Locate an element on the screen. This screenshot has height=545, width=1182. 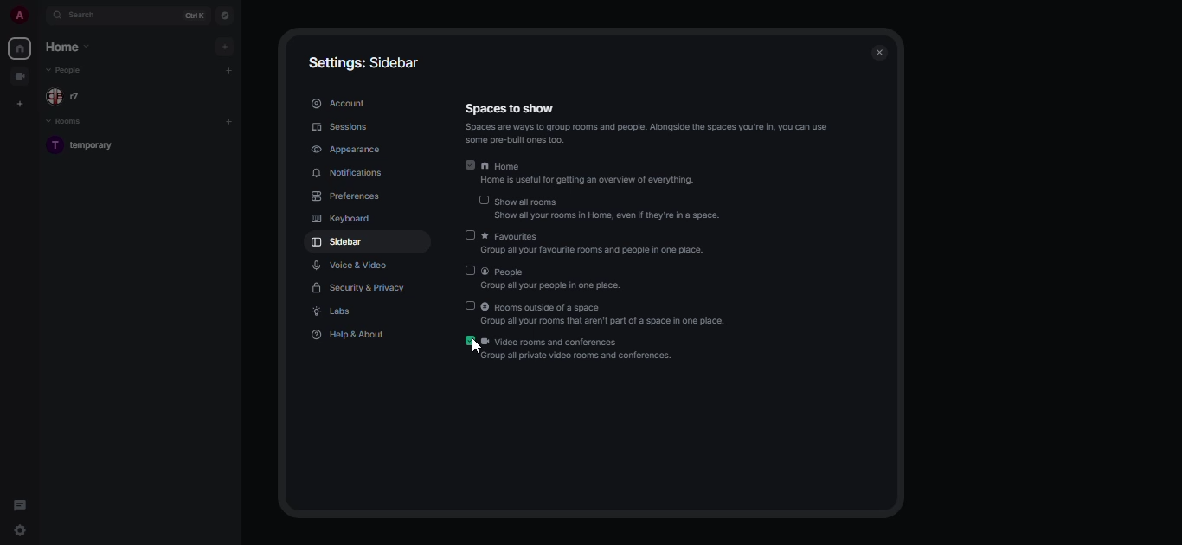
close is located at coordinates (883, 51).